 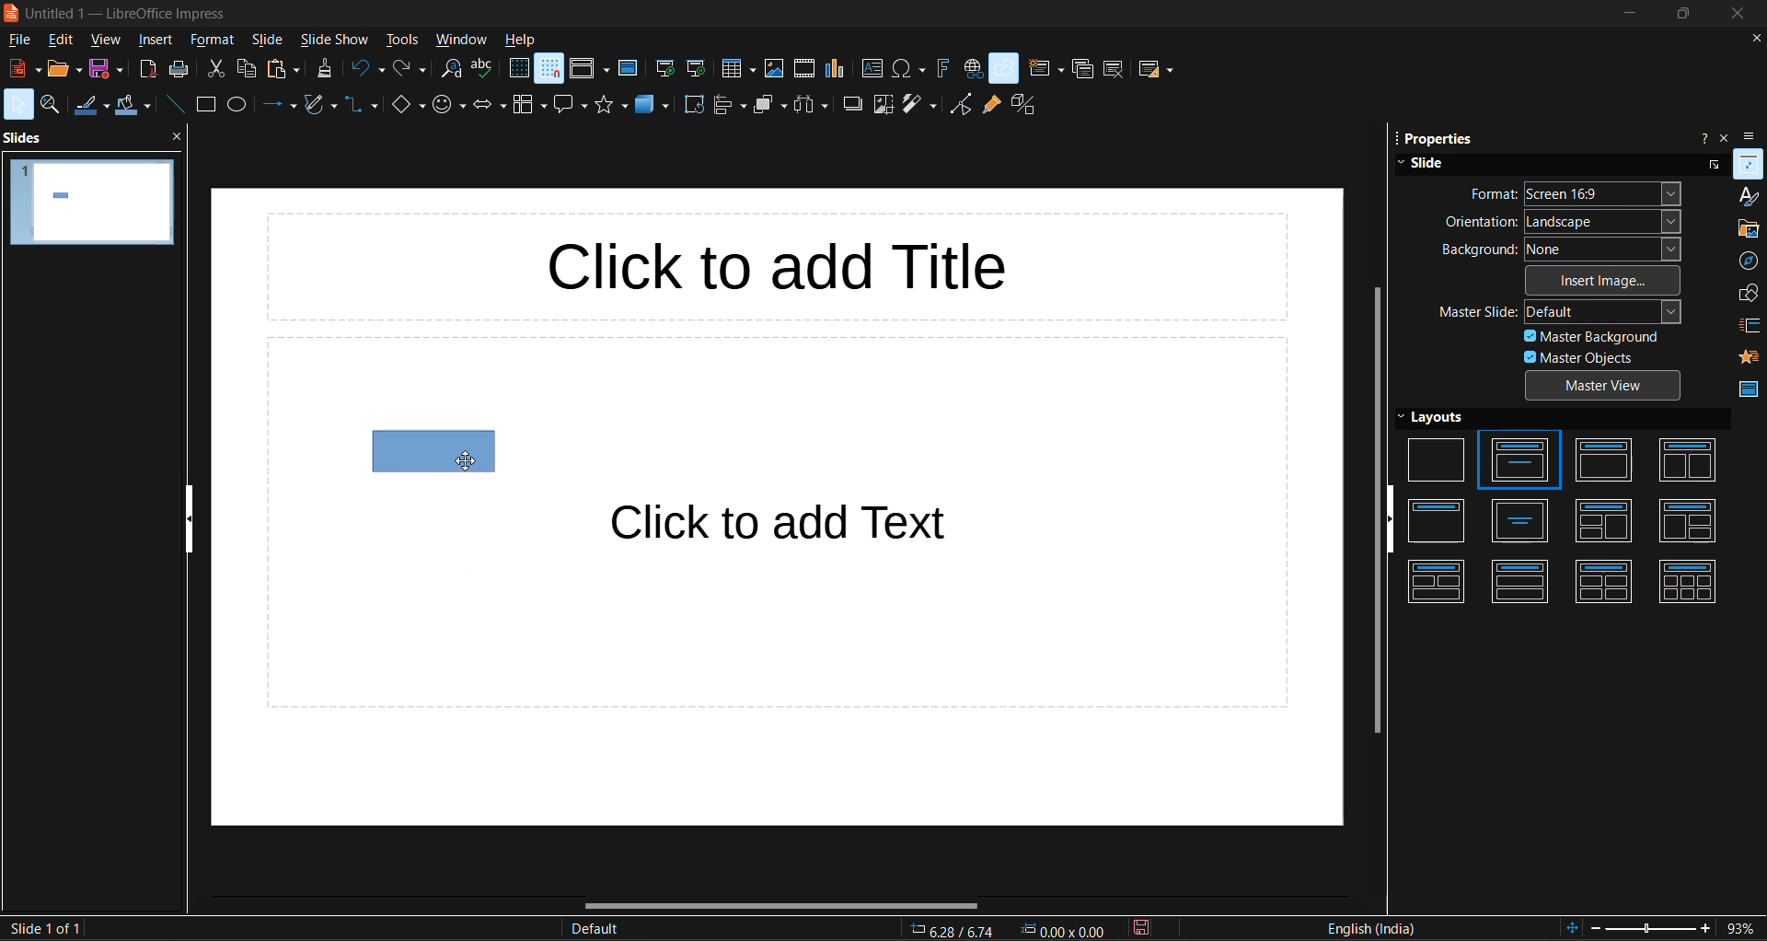 I want to click on hide, so click(x=1390, y=520).